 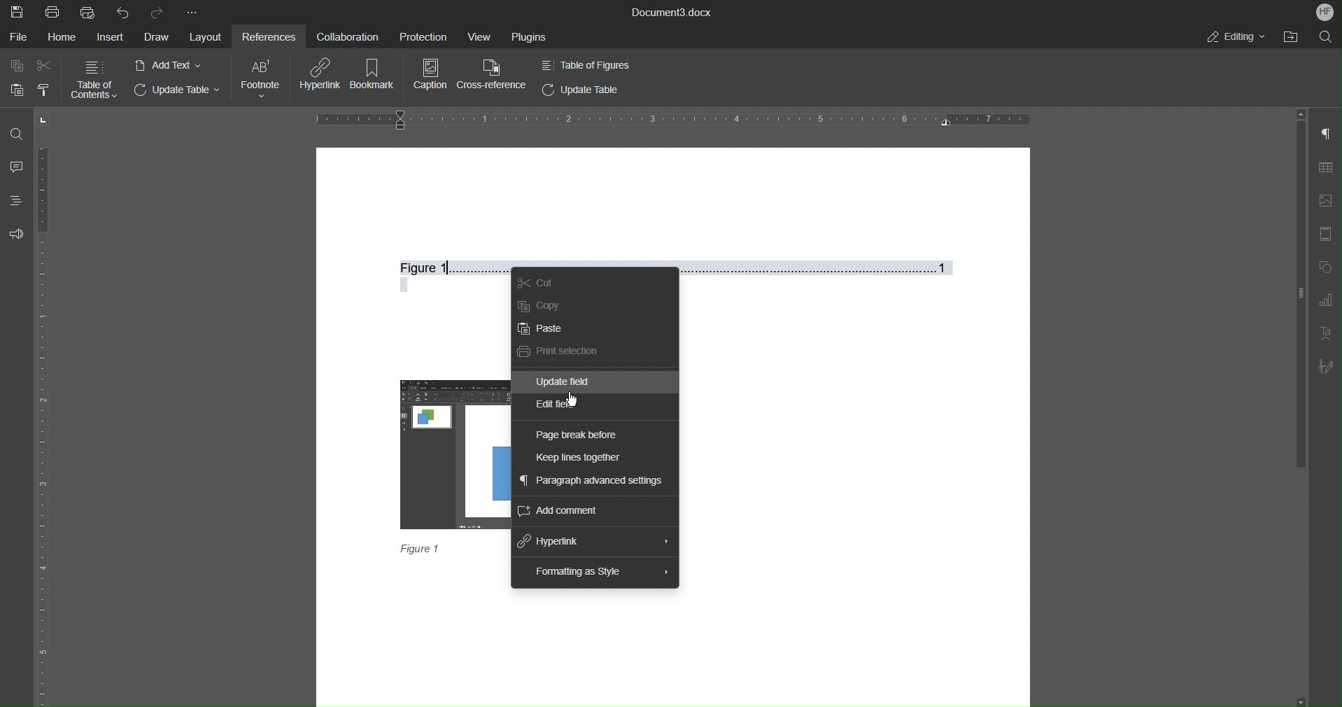 What do you see at coordinates (1329, 37) in the screenshot?
I see `Search` at bounding box center [1329, 37].